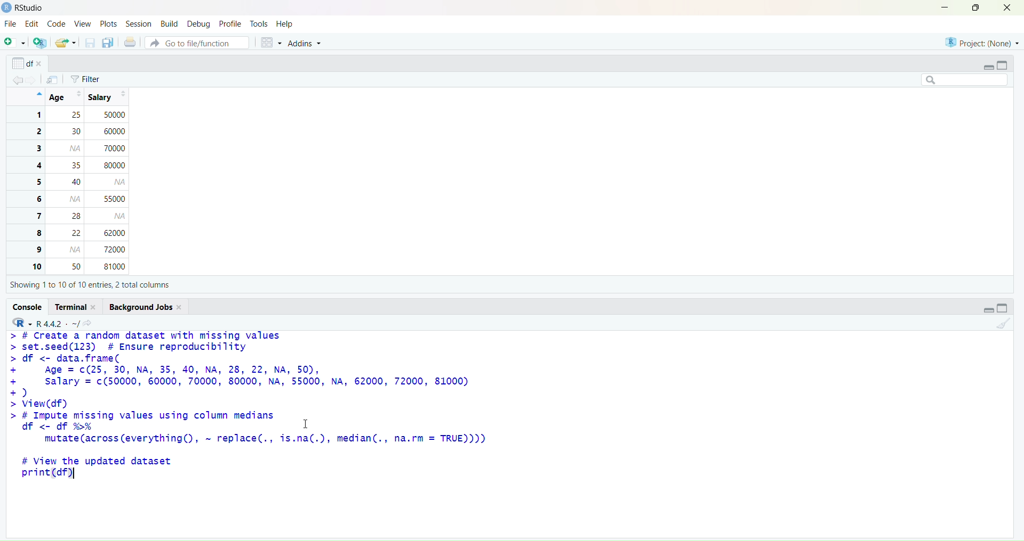 Image resolution: width=1024 pixels, height=541 pixels. Describe the element at coordinates (82, 23) in the screenshot. I see `view` at that location.